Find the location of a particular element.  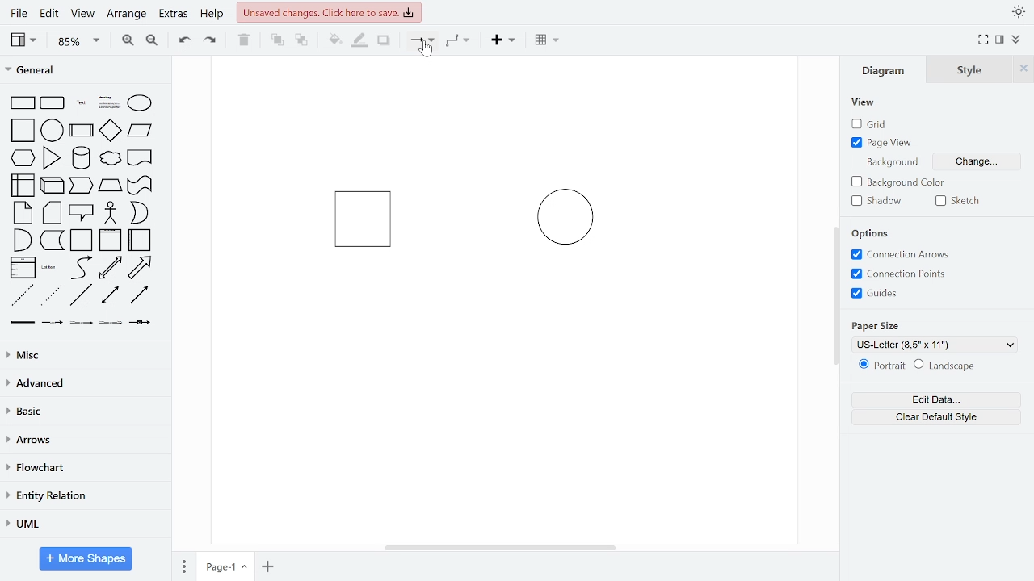

change background is located at coordinates (974, 164).